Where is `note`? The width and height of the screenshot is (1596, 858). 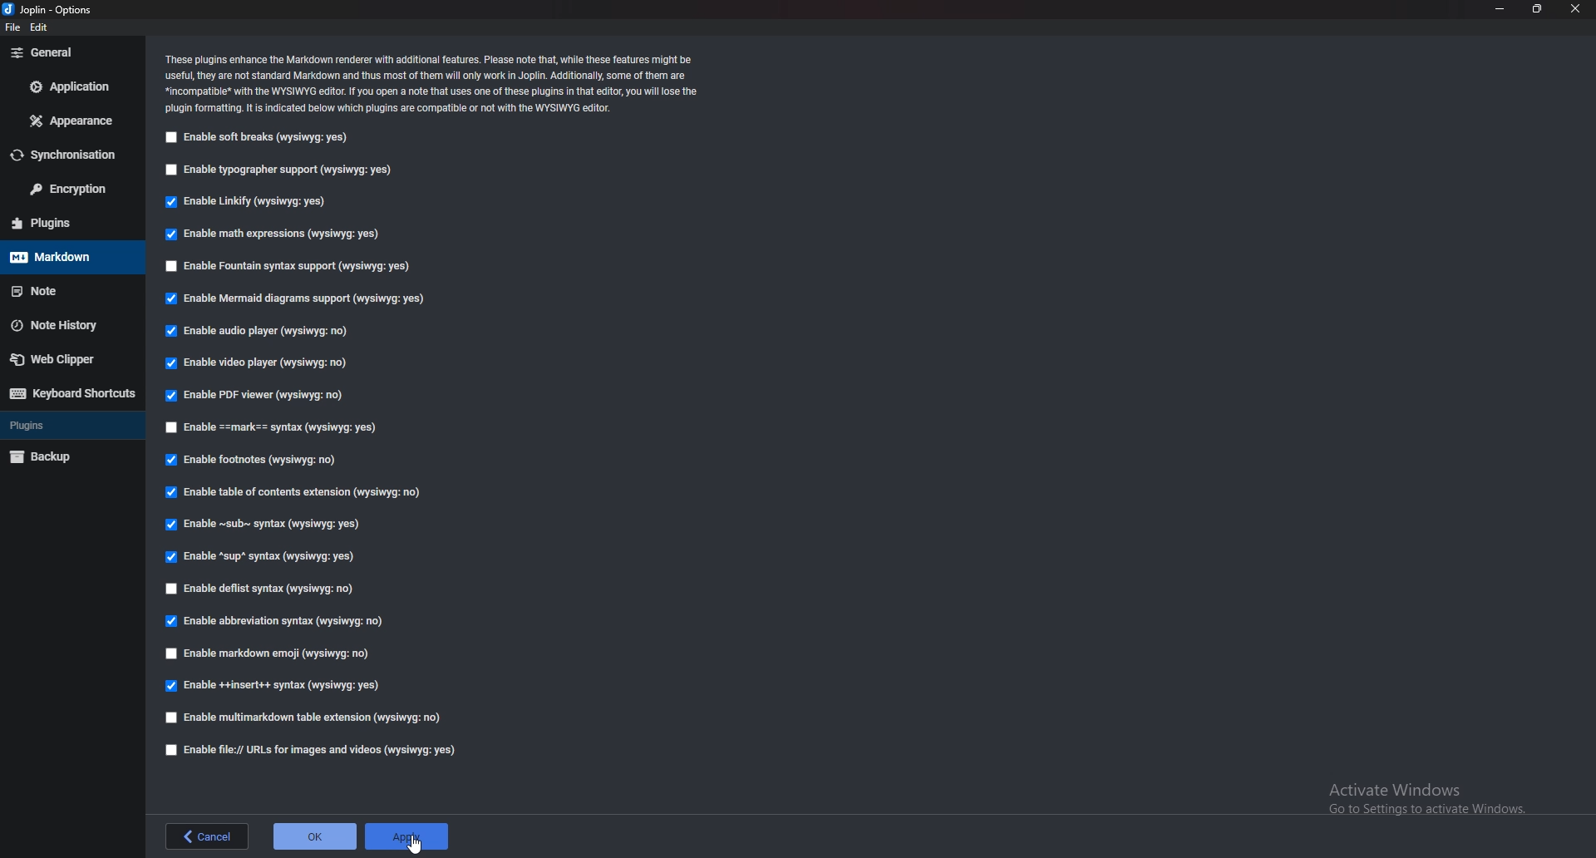 note is located at coordinates (66, 290).